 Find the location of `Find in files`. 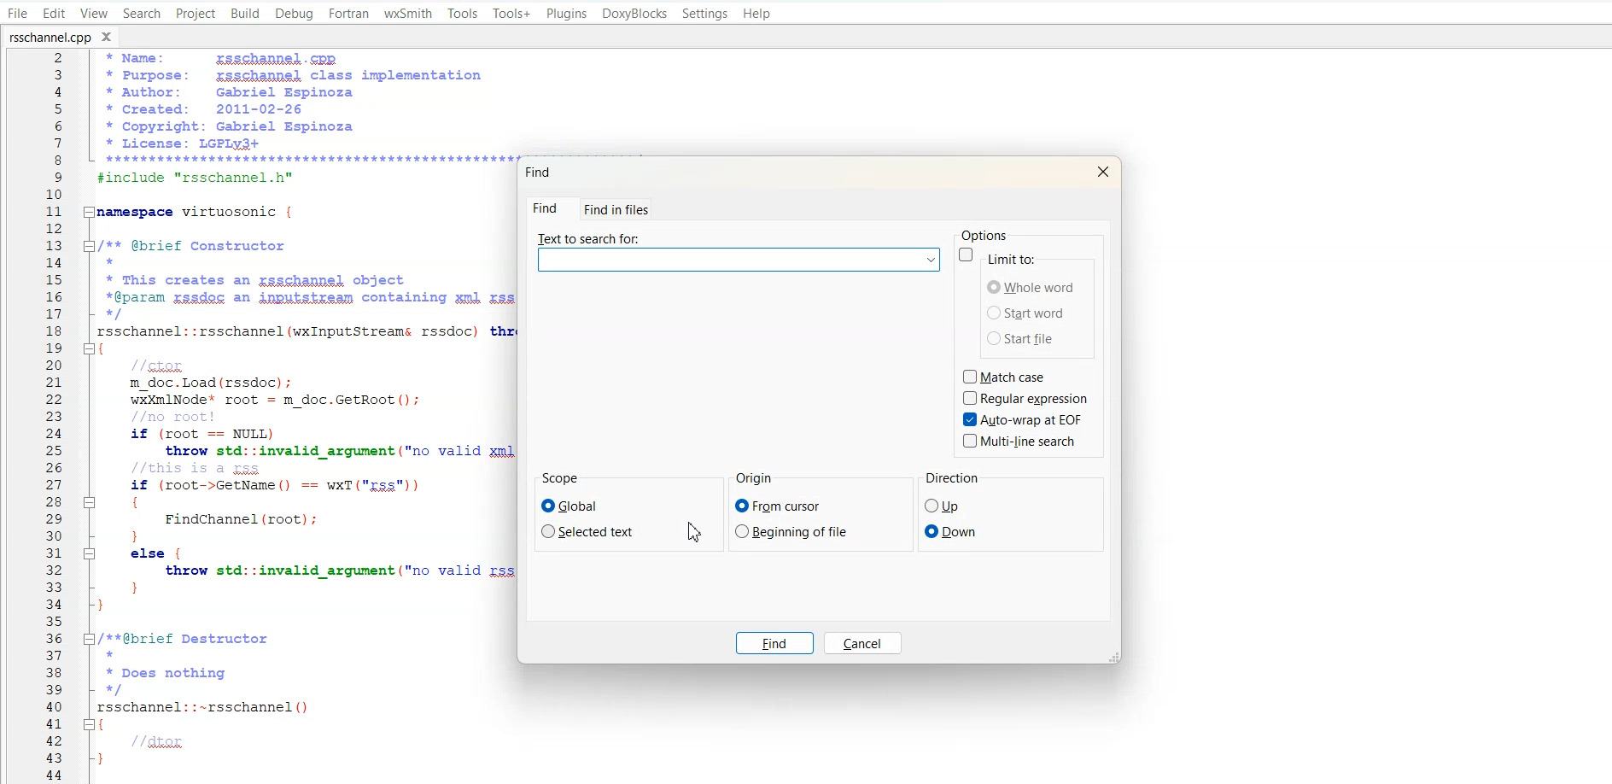

Find in files is located at coordinates (616, 209).